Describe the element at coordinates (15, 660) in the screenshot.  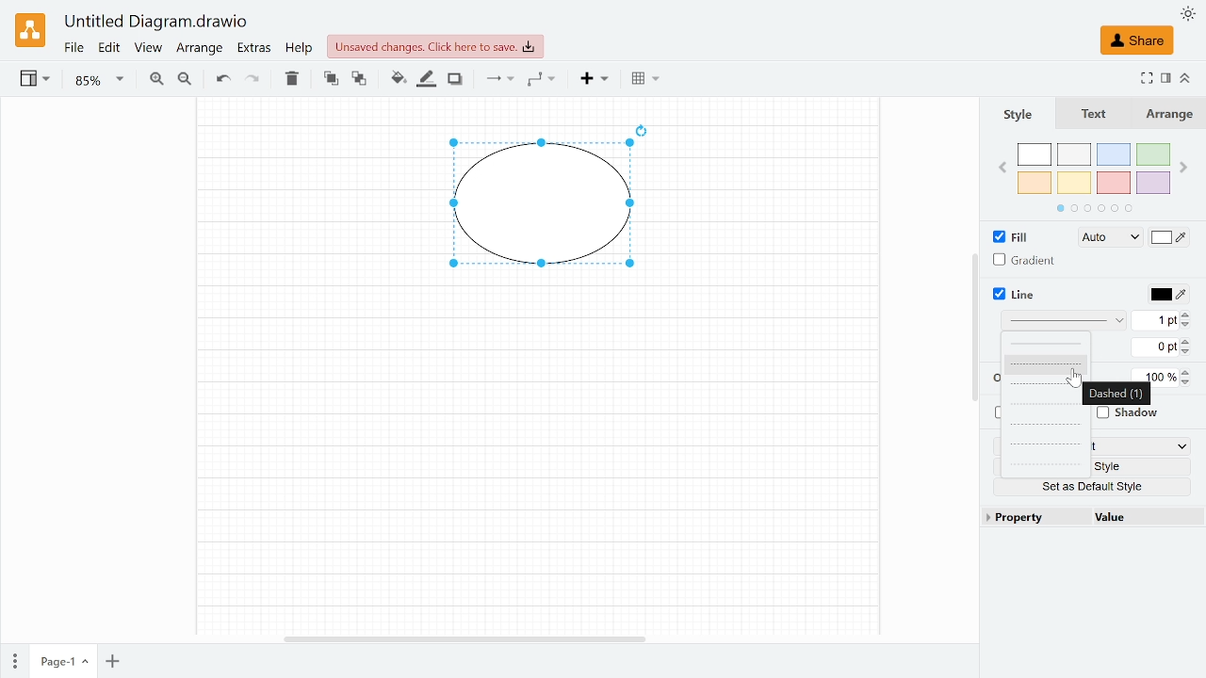
I see `Pages` at that location.